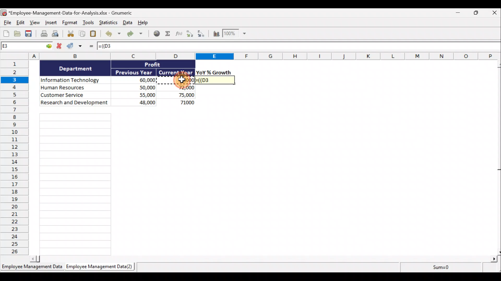  What do you see at coordinates (478, 13) in the screenshot?
I see `Maximise` at bounding box center [478, 13].